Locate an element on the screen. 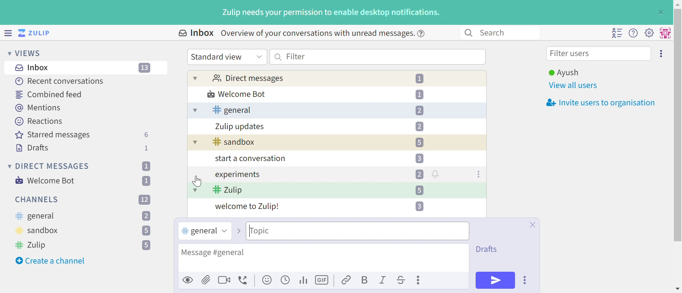 The width and height of the screenshot is (682, 293). Close is located at coordinates (532, 225).